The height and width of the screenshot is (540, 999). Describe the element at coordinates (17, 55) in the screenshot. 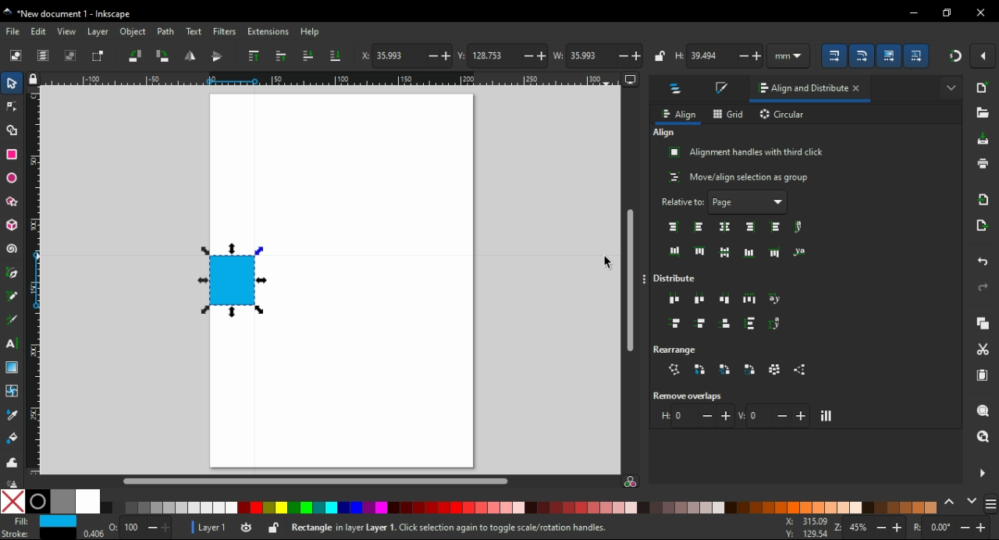

I see `select` at that location.